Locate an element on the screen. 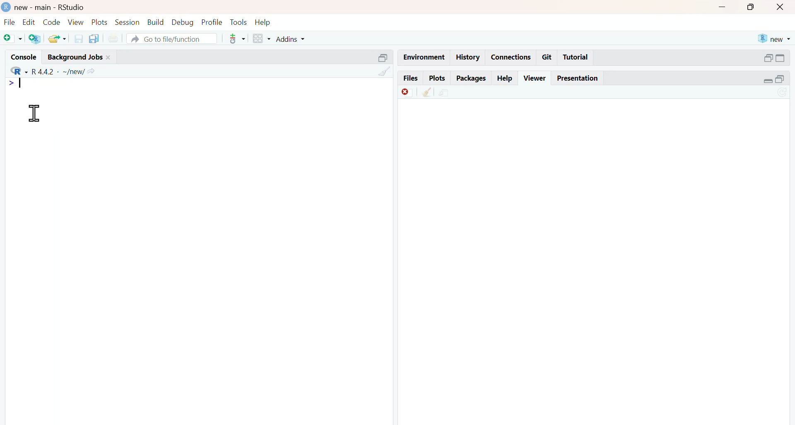 This screenshot has width=795, height=425. open in separate window is located at coordinates (780, 79).